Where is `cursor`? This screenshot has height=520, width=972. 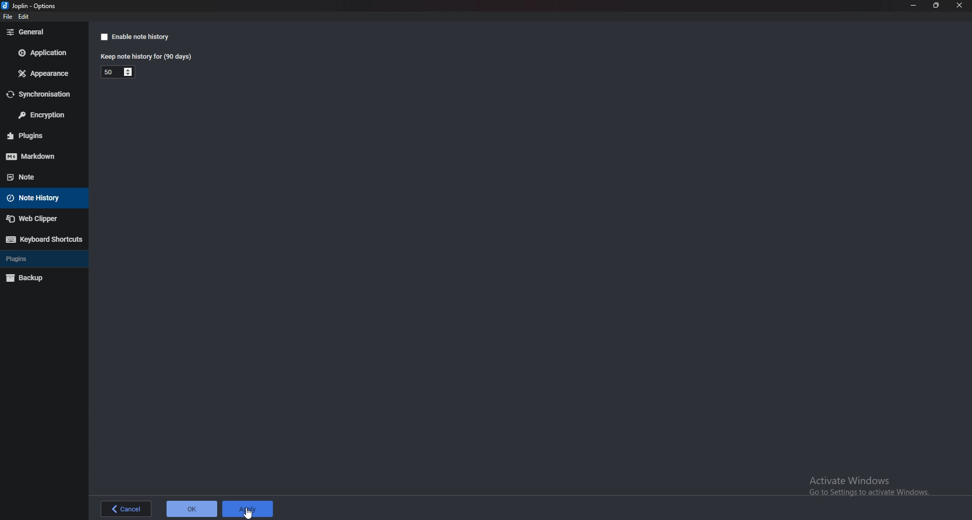 cursor is located at coordinates (248, 512).